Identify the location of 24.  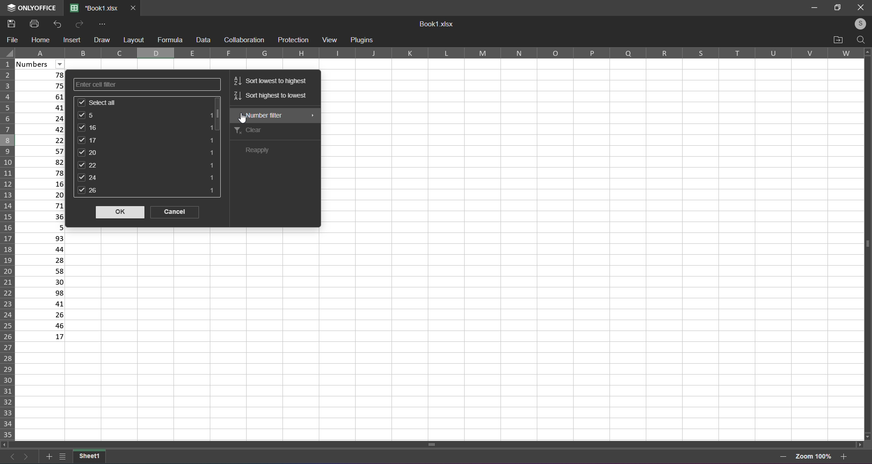
(146, 178).